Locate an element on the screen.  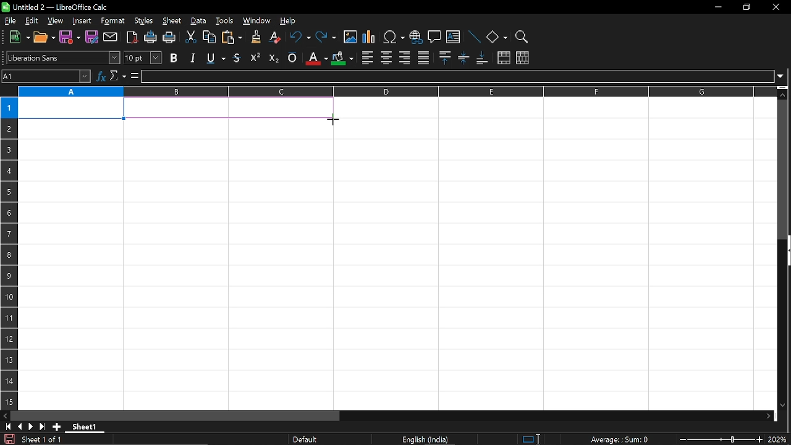
formula is located at coordinates (133, 76).